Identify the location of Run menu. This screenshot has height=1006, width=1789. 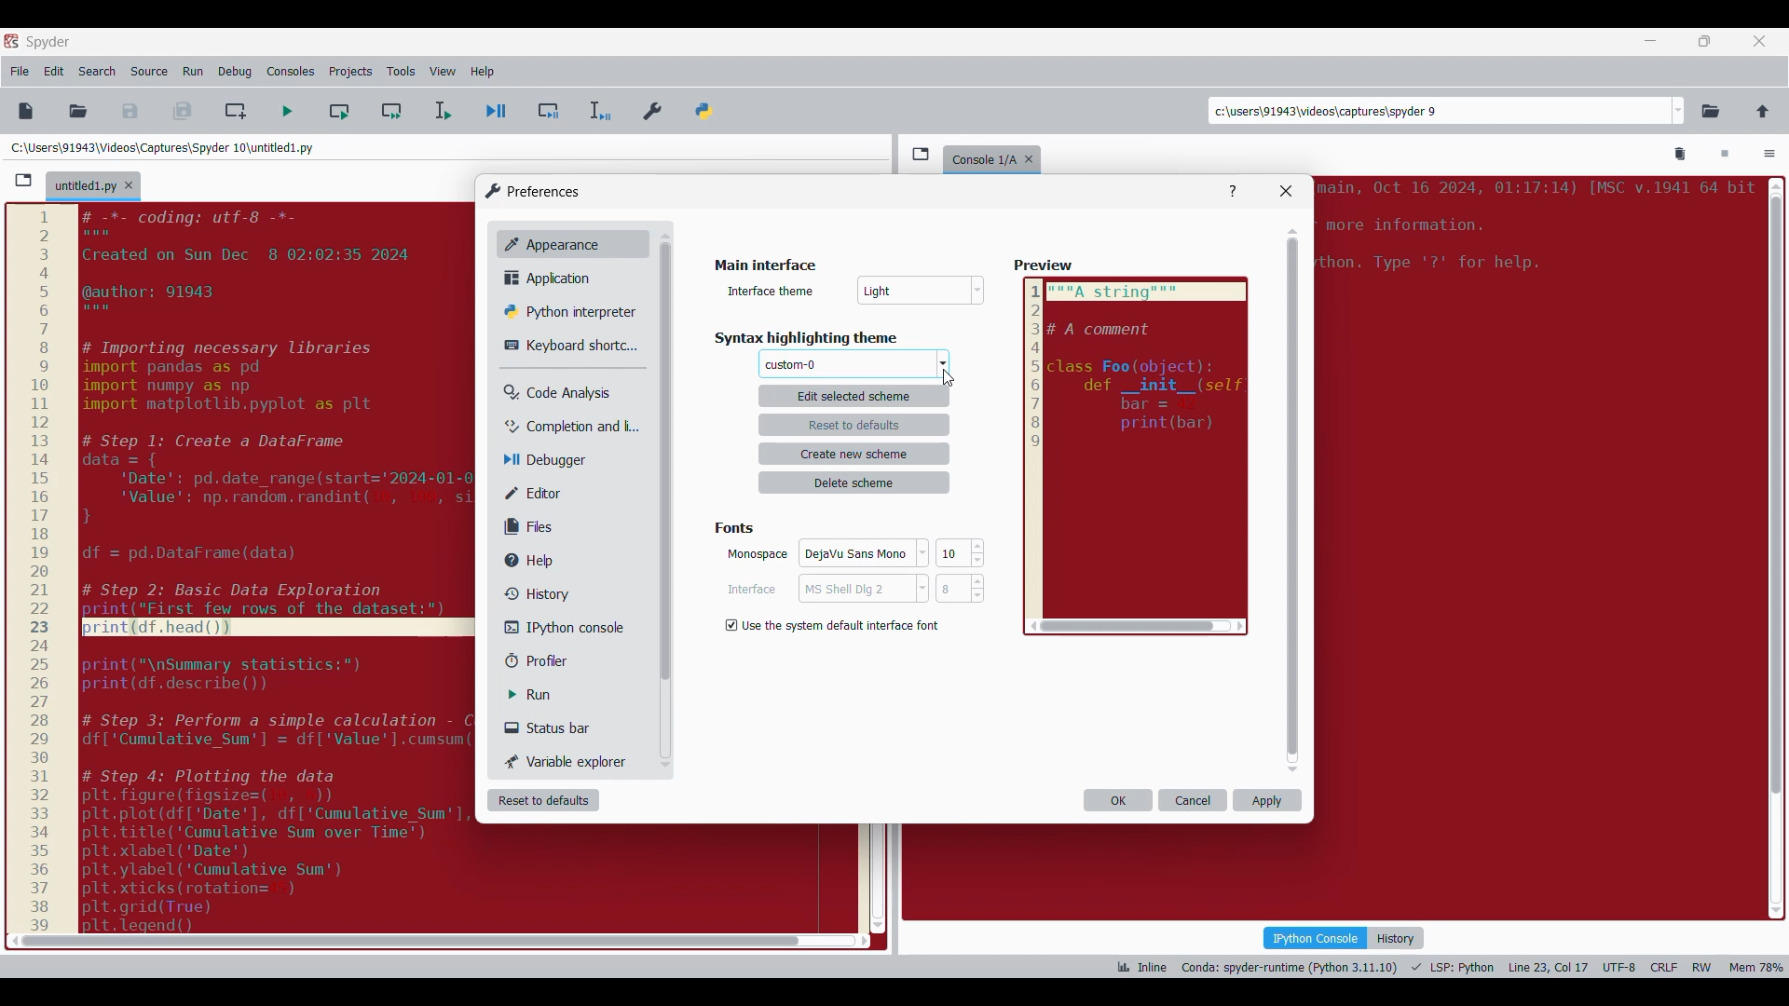
(193, 72).